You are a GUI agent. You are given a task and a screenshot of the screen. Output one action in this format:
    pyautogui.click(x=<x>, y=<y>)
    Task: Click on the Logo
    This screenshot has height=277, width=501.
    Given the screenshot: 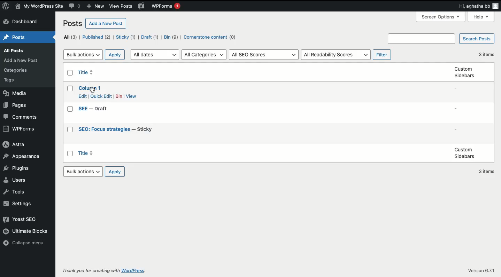 What is the action you would take?
    pyautogui.click(x=6, y=6)
    